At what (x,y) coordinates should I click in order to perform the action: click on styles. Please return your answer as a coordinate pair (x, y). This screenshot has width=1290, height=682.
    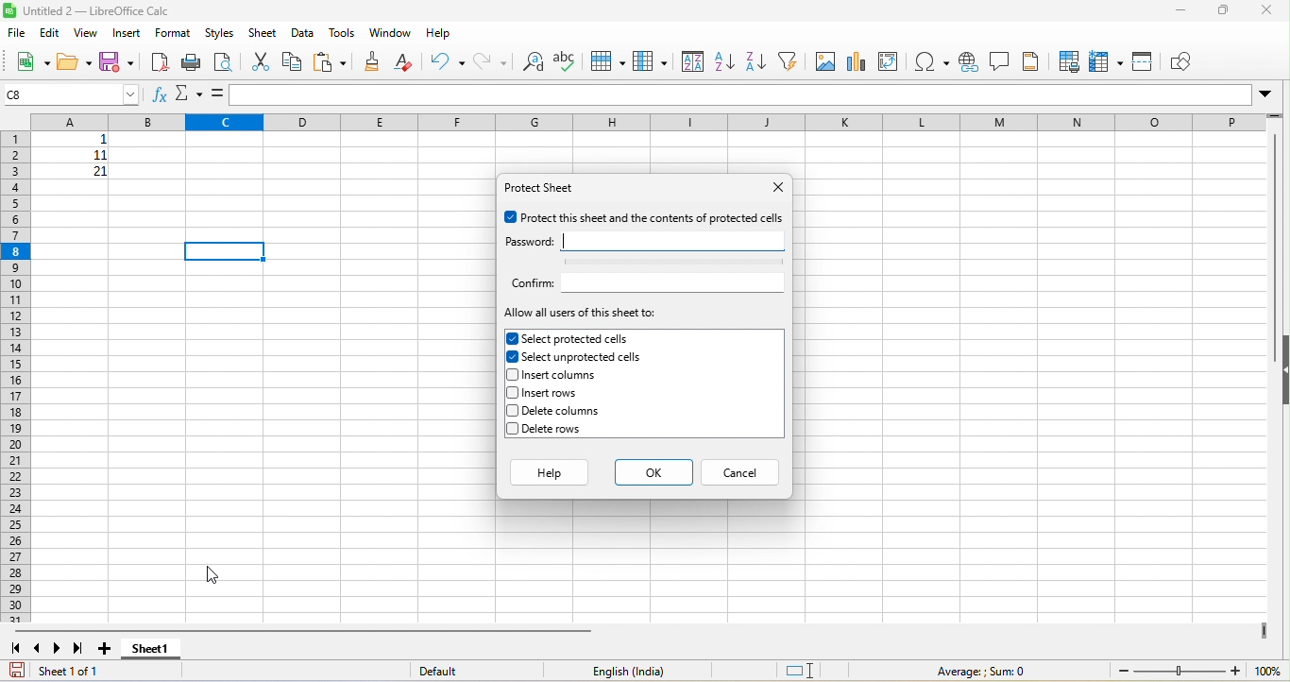
    Looking at the image, I should click on (220, 33).